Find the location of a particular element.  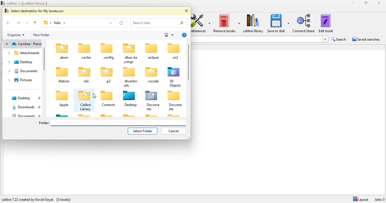

save to disk is located at coordinates (278, 23).